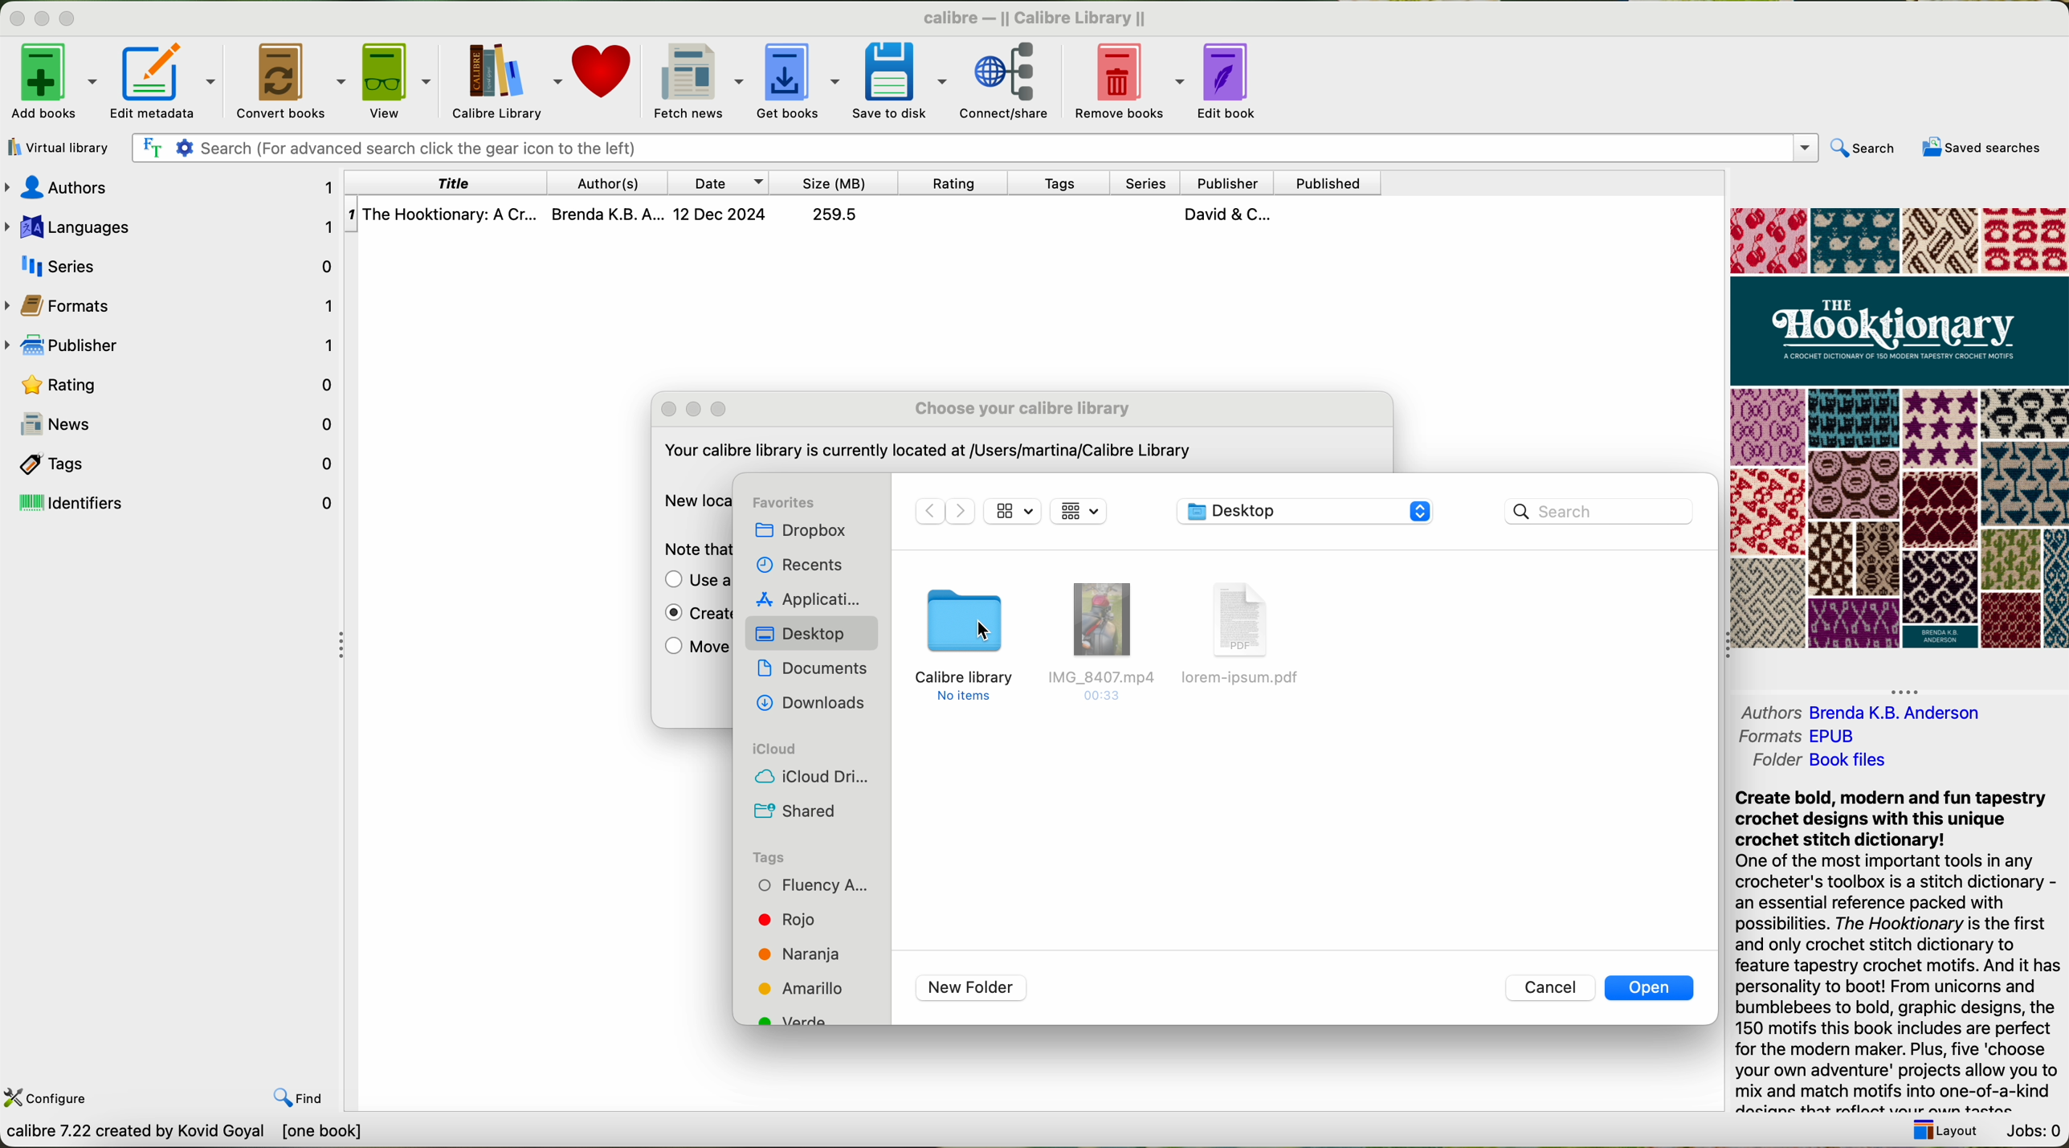 The width and height of the screenshot is (2069, 1148). Describe the element at coordinates (799, 80) in the screenshot. I see `get books` at that location.